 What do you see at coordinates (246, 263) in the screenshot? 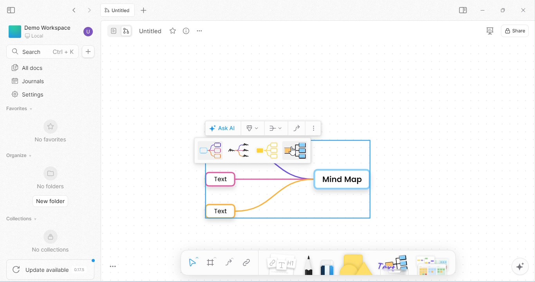
I see `link` at bounding box center [246, 263].